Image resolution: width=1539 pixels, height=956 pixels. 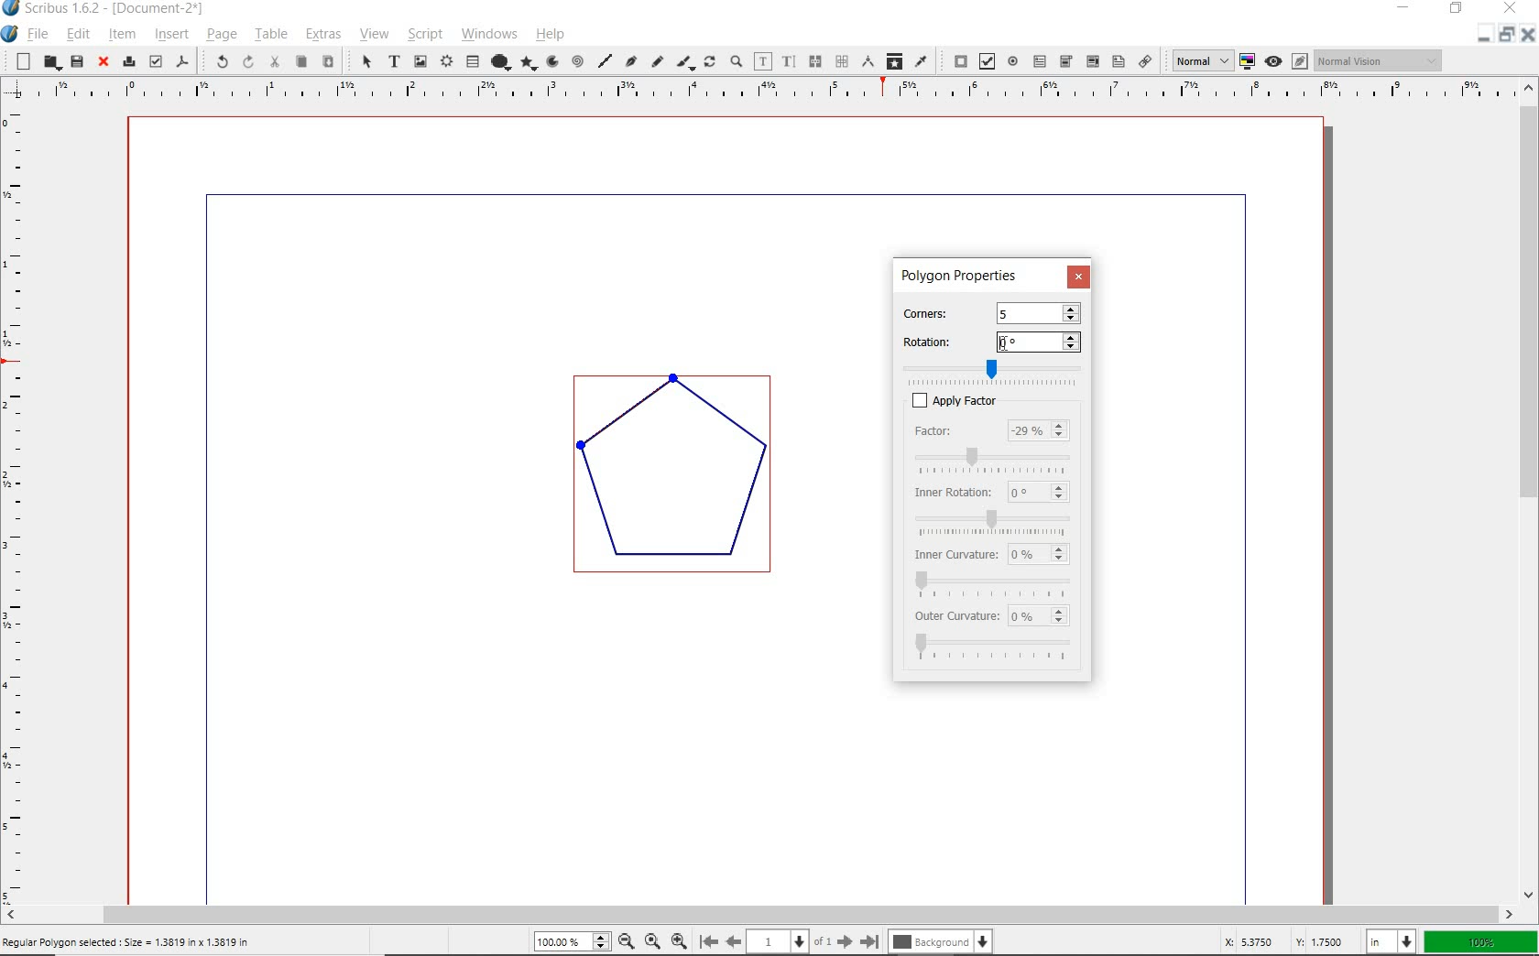 What do you see at coordinates (474, 61) in the screenshot?
I see `table` at bounding box center [474, 61].